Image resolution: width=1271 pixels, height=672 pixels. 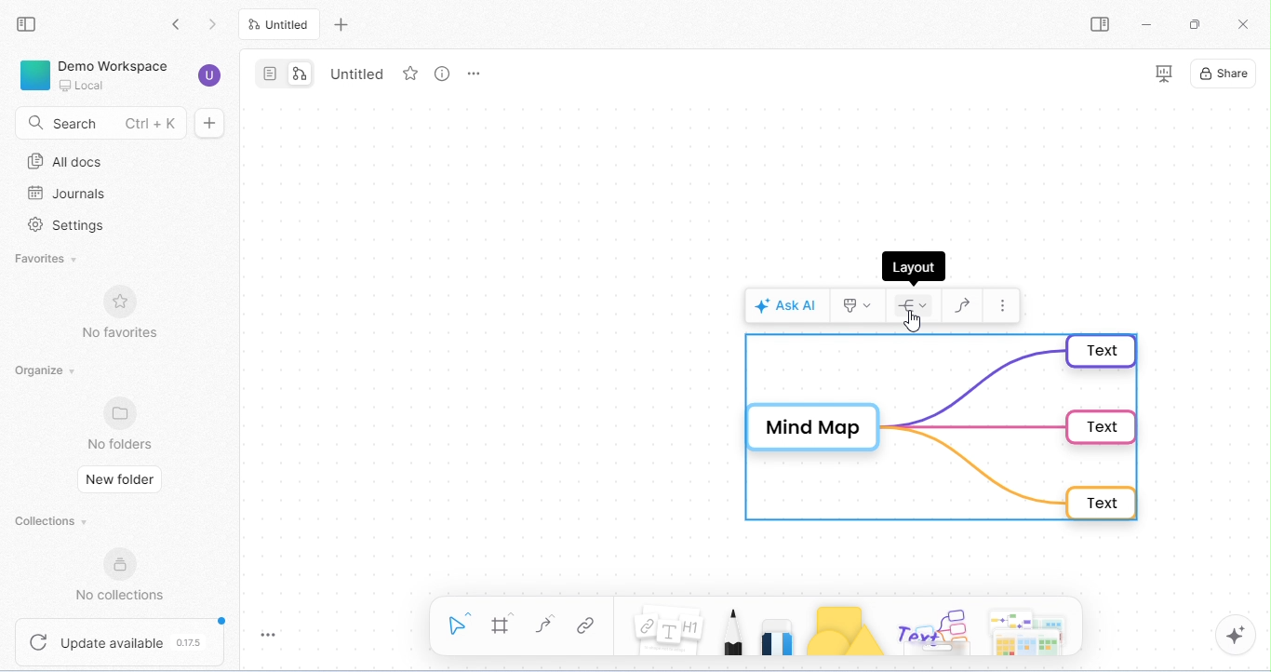 I want to click on shapes, so click(x=844, y=631).